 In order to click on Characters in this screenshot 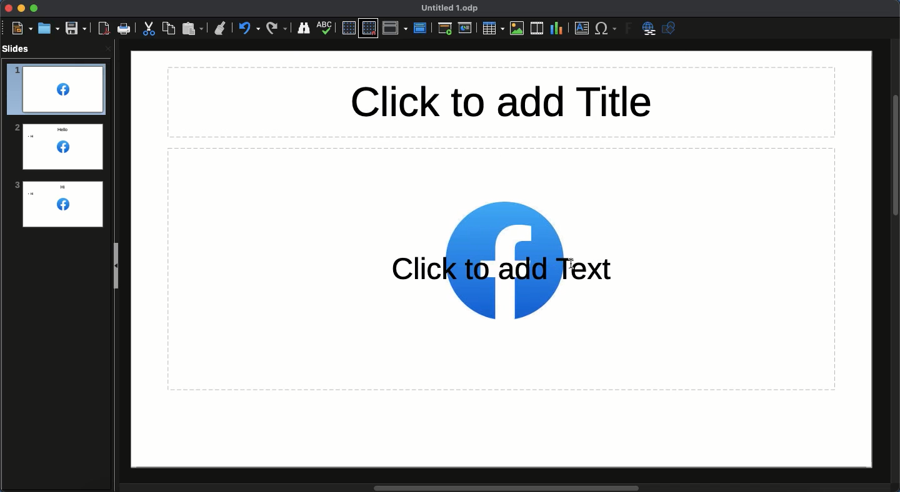, I will do `click(607, 29)`.